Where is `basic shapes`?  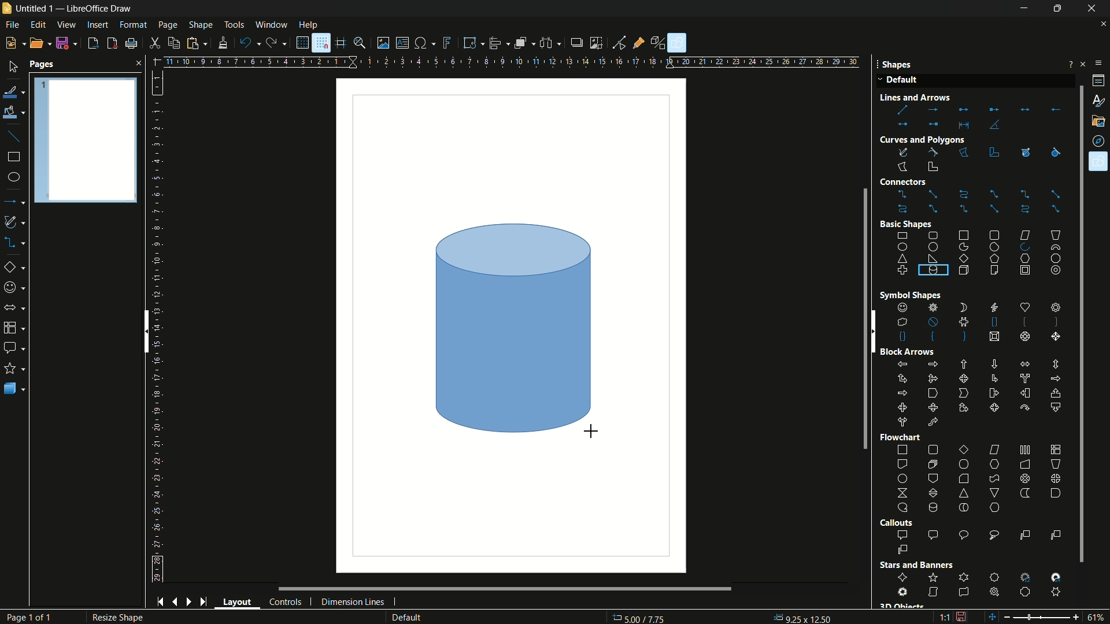
basic shapes is located at coordinates (980, 252).